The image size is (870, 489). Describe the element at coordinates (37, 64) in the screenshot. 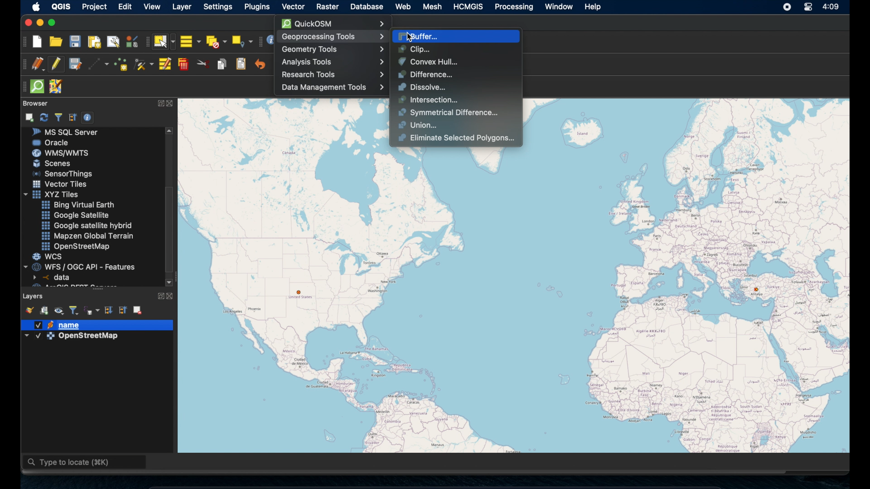

I see `current edits` at that location.